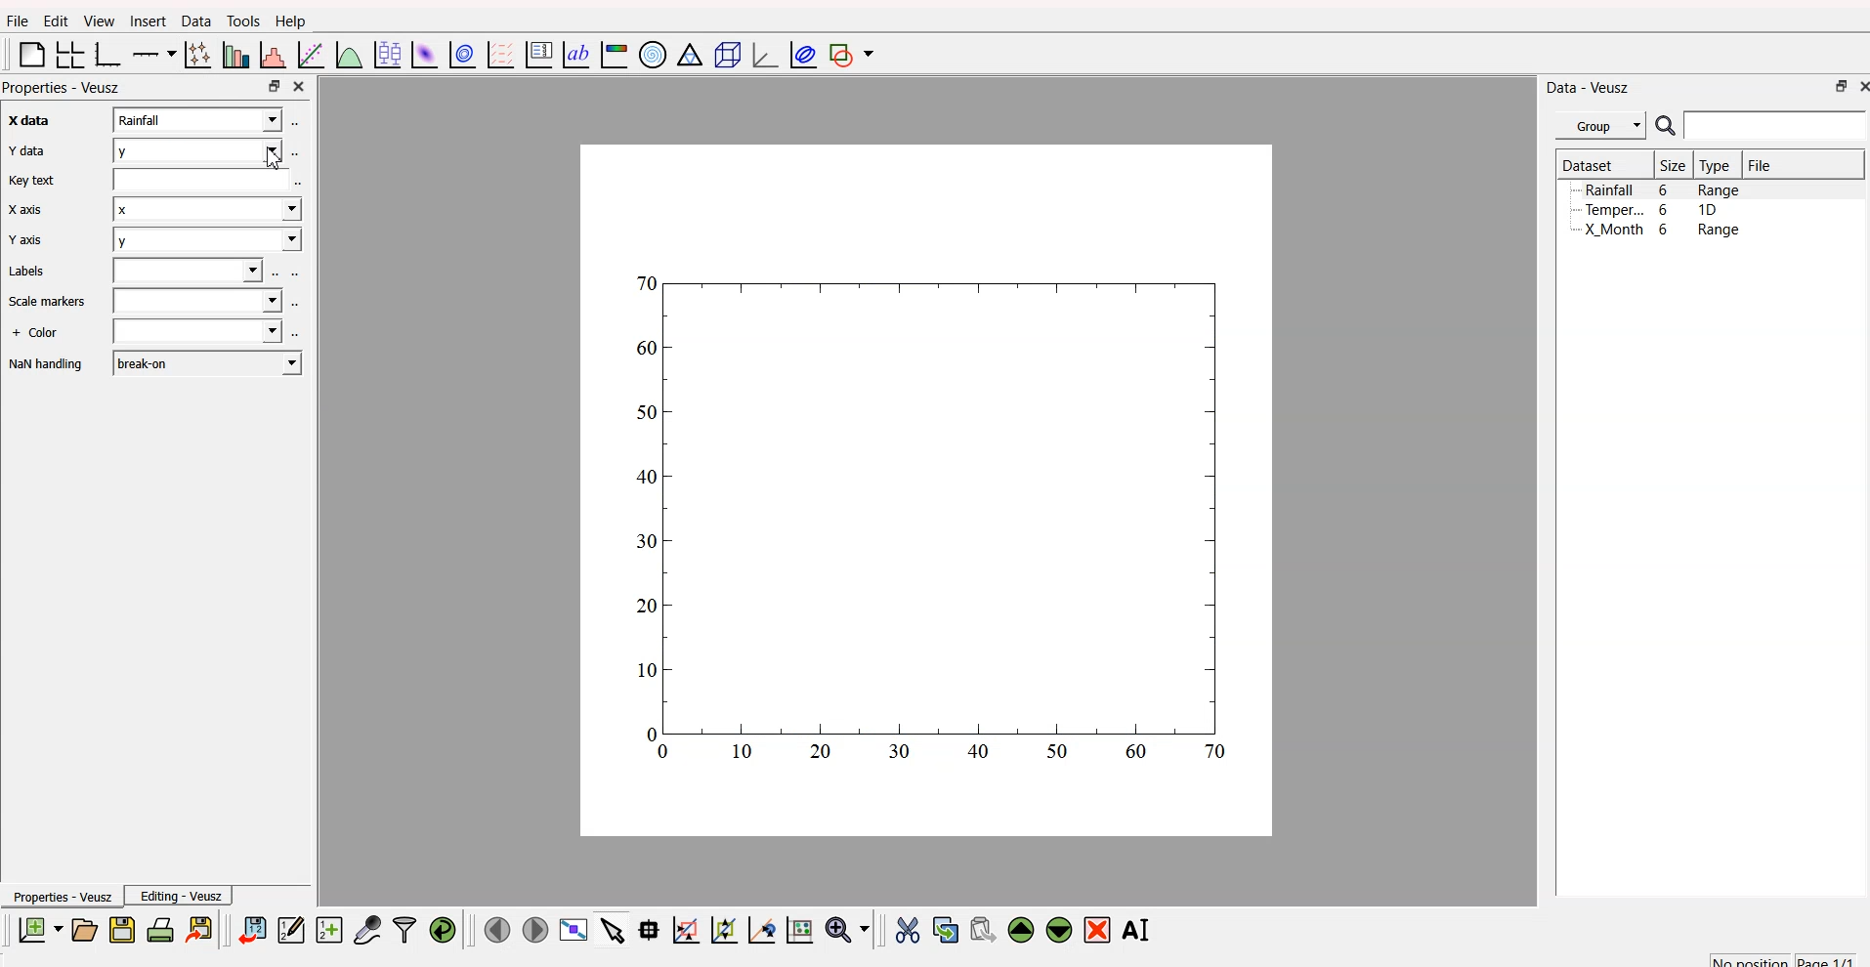 Image resolution: width=1870 pixels, height=967 pixels. What do you see at coordinates (349, 56) in the screenshot?
I see `plot function` at bounding box center [349, 56].